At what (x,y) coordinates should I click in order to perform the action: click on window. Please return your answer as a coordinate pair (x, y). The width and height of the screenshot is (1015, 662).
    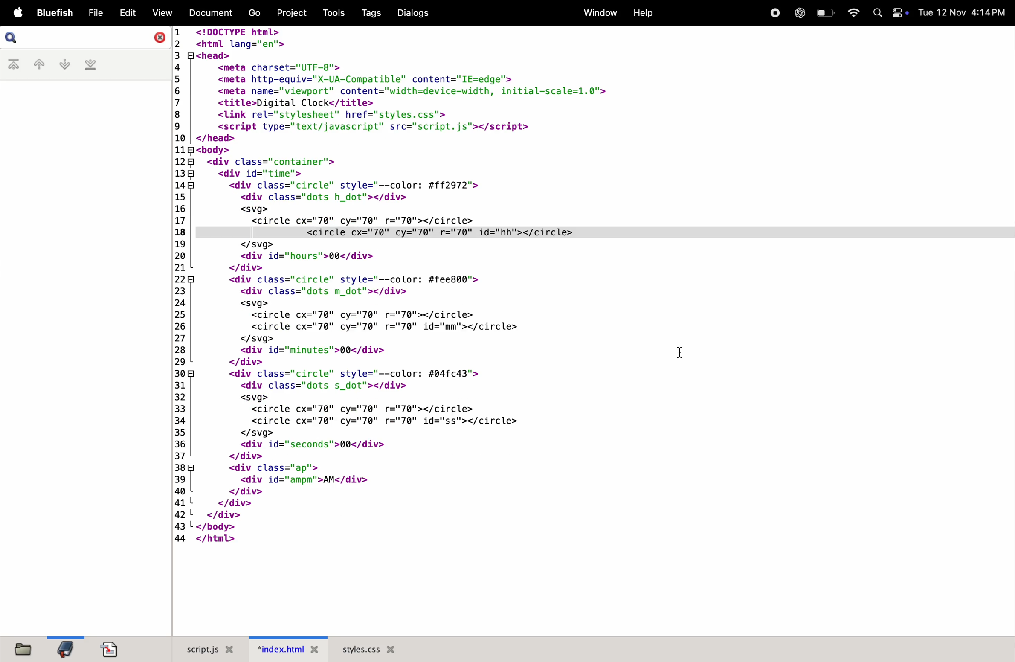
    Looking at the image, I should click on (597, 13).